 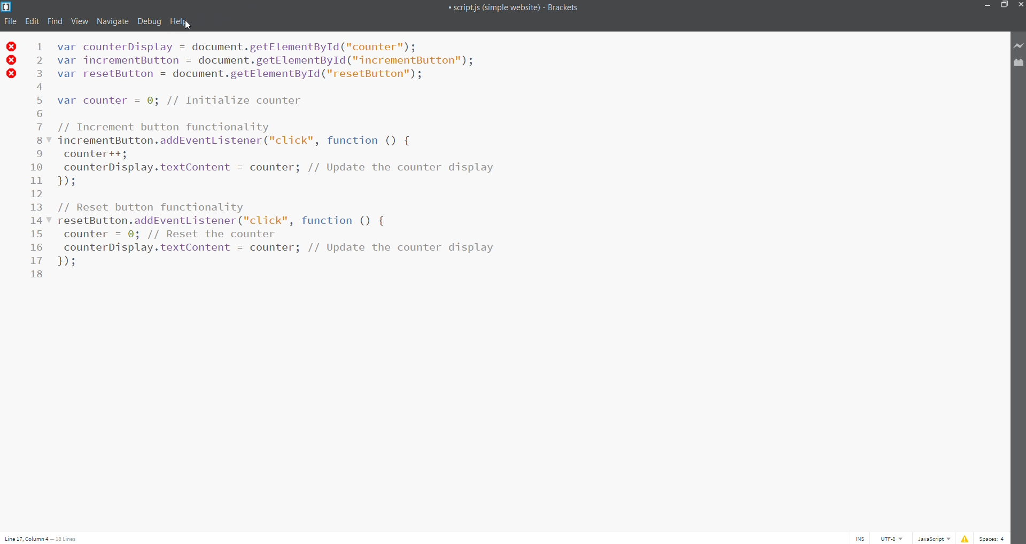 What do you see at coordinates (31, 22) in the screenshot?
I see `edit` at bounding box center [31, 22].